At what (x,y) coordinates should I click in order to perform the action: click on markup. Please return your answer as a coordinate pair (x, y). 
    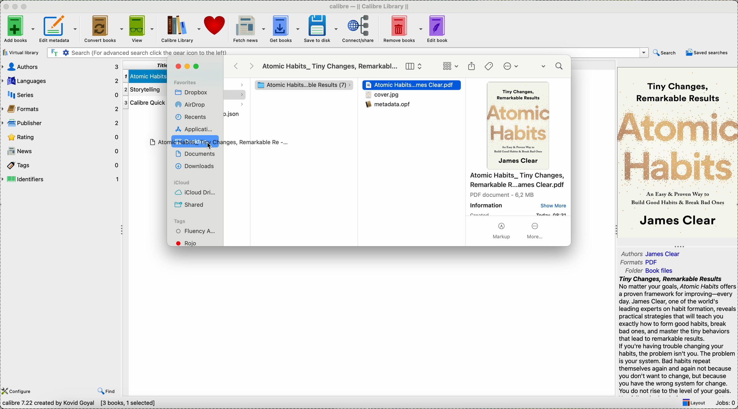
    Looking at the image, I should click on (501, 232).